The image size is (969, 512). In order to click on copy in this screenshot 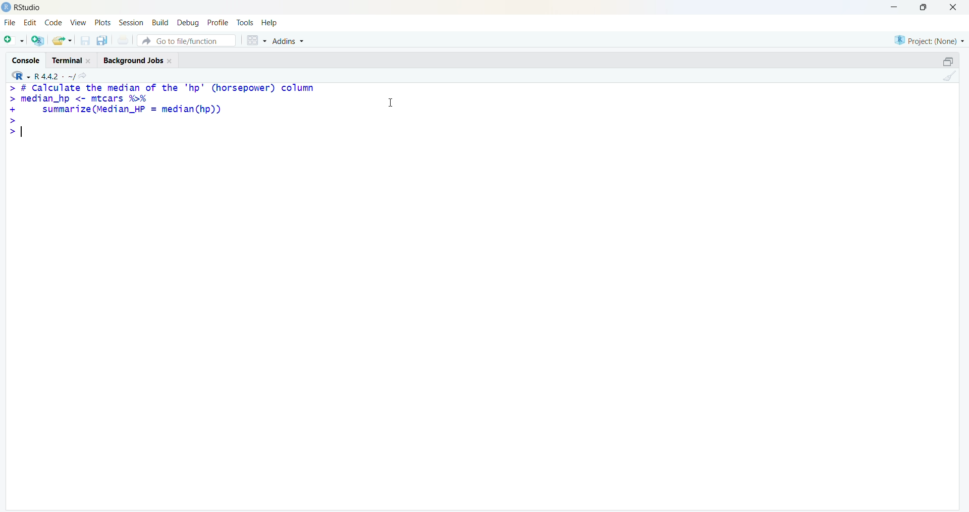, I will do `click(102, 40)`.